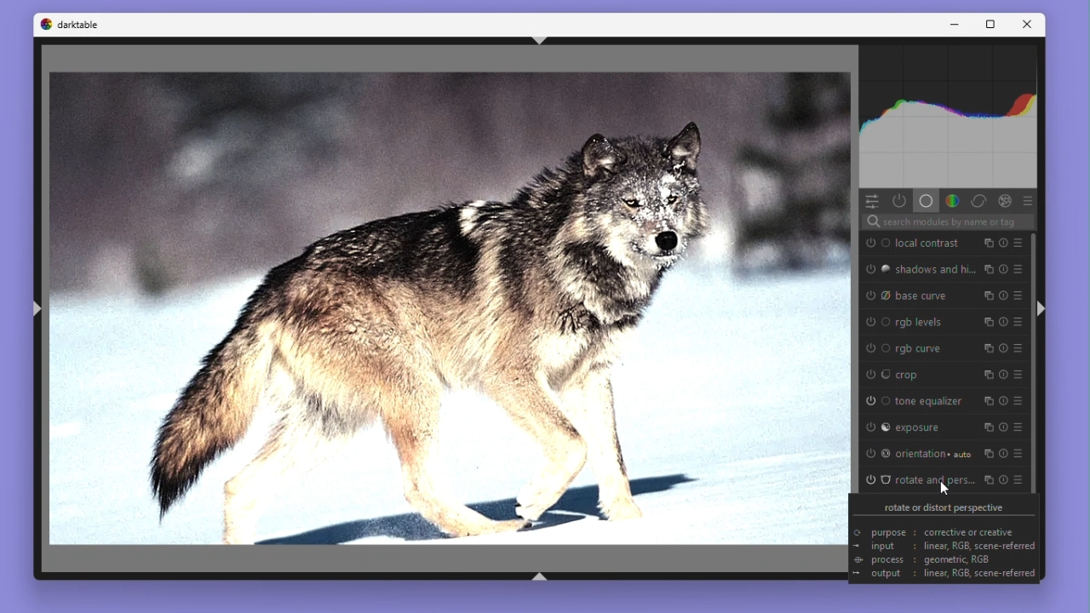 This screenshot has width=1090, height=613. Describe the element at coordinates (873, 199) in the screenshot. I see `quick access panel` at that location.